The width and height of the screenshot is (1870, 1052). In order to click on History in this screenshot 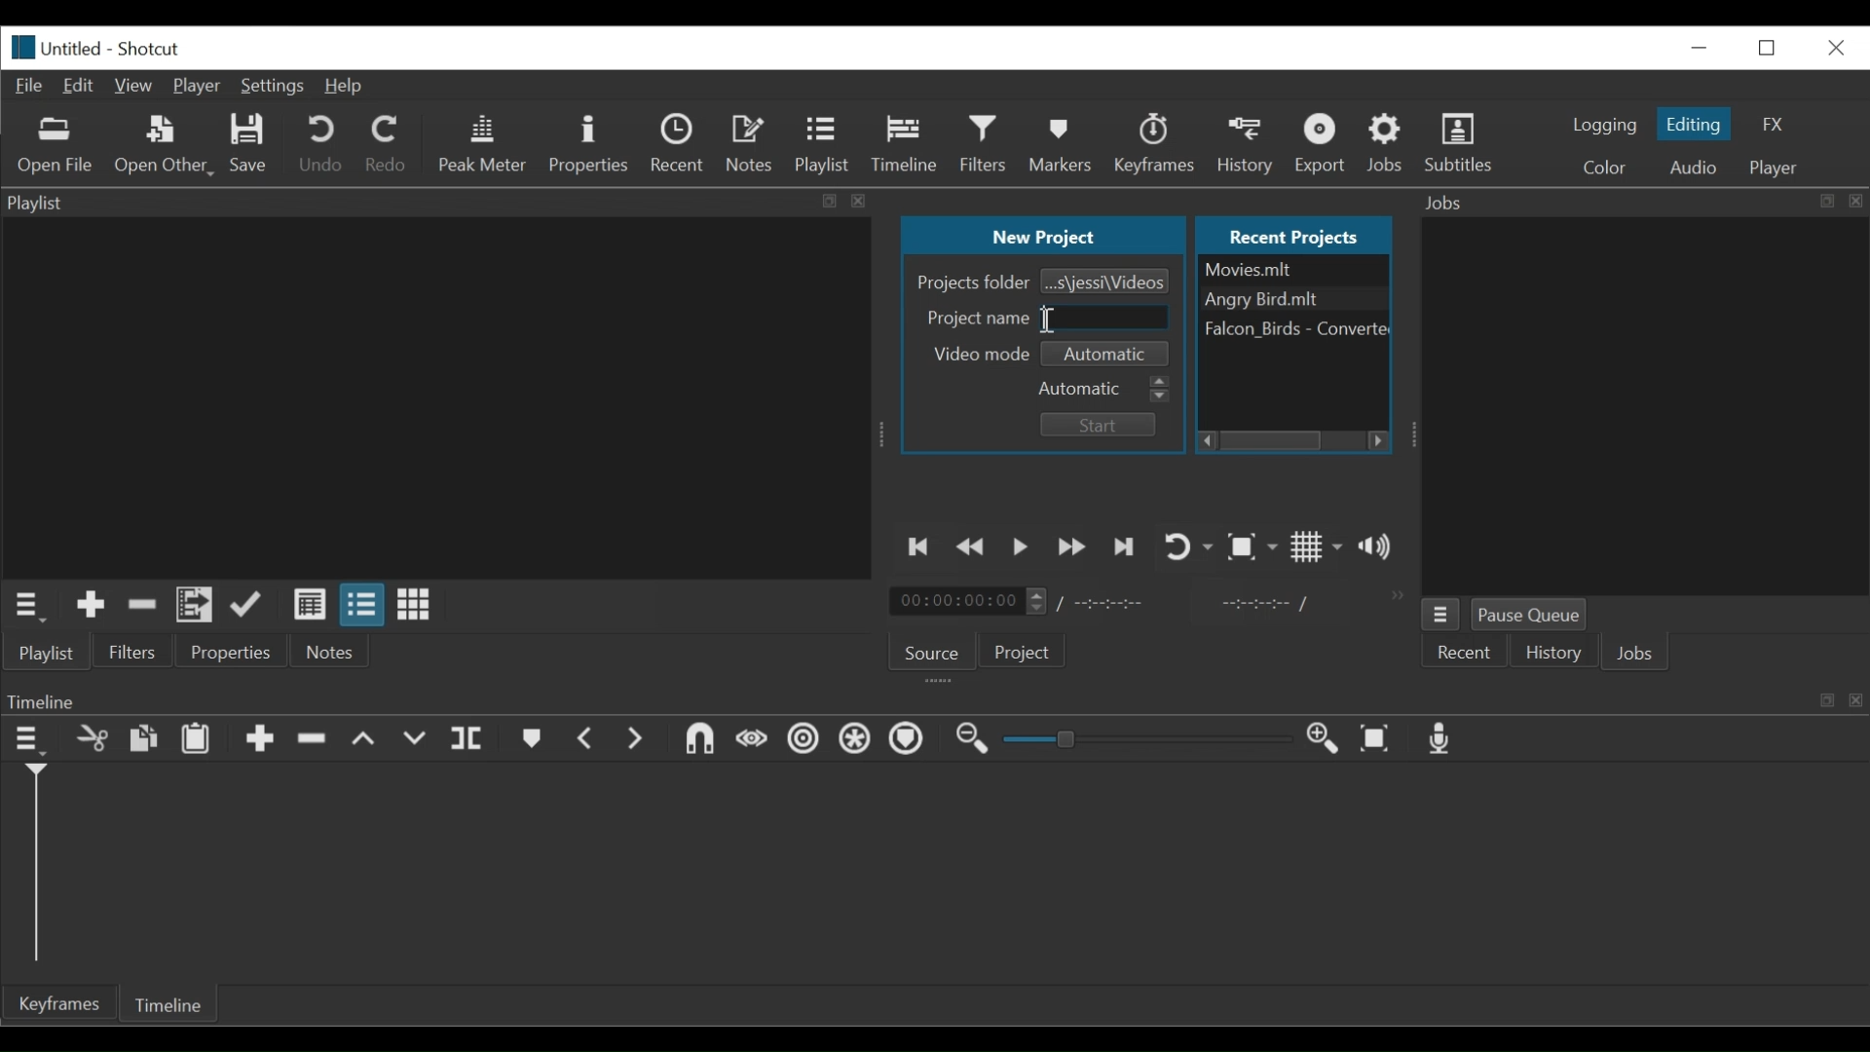, I will do `click(1552, 651)`.